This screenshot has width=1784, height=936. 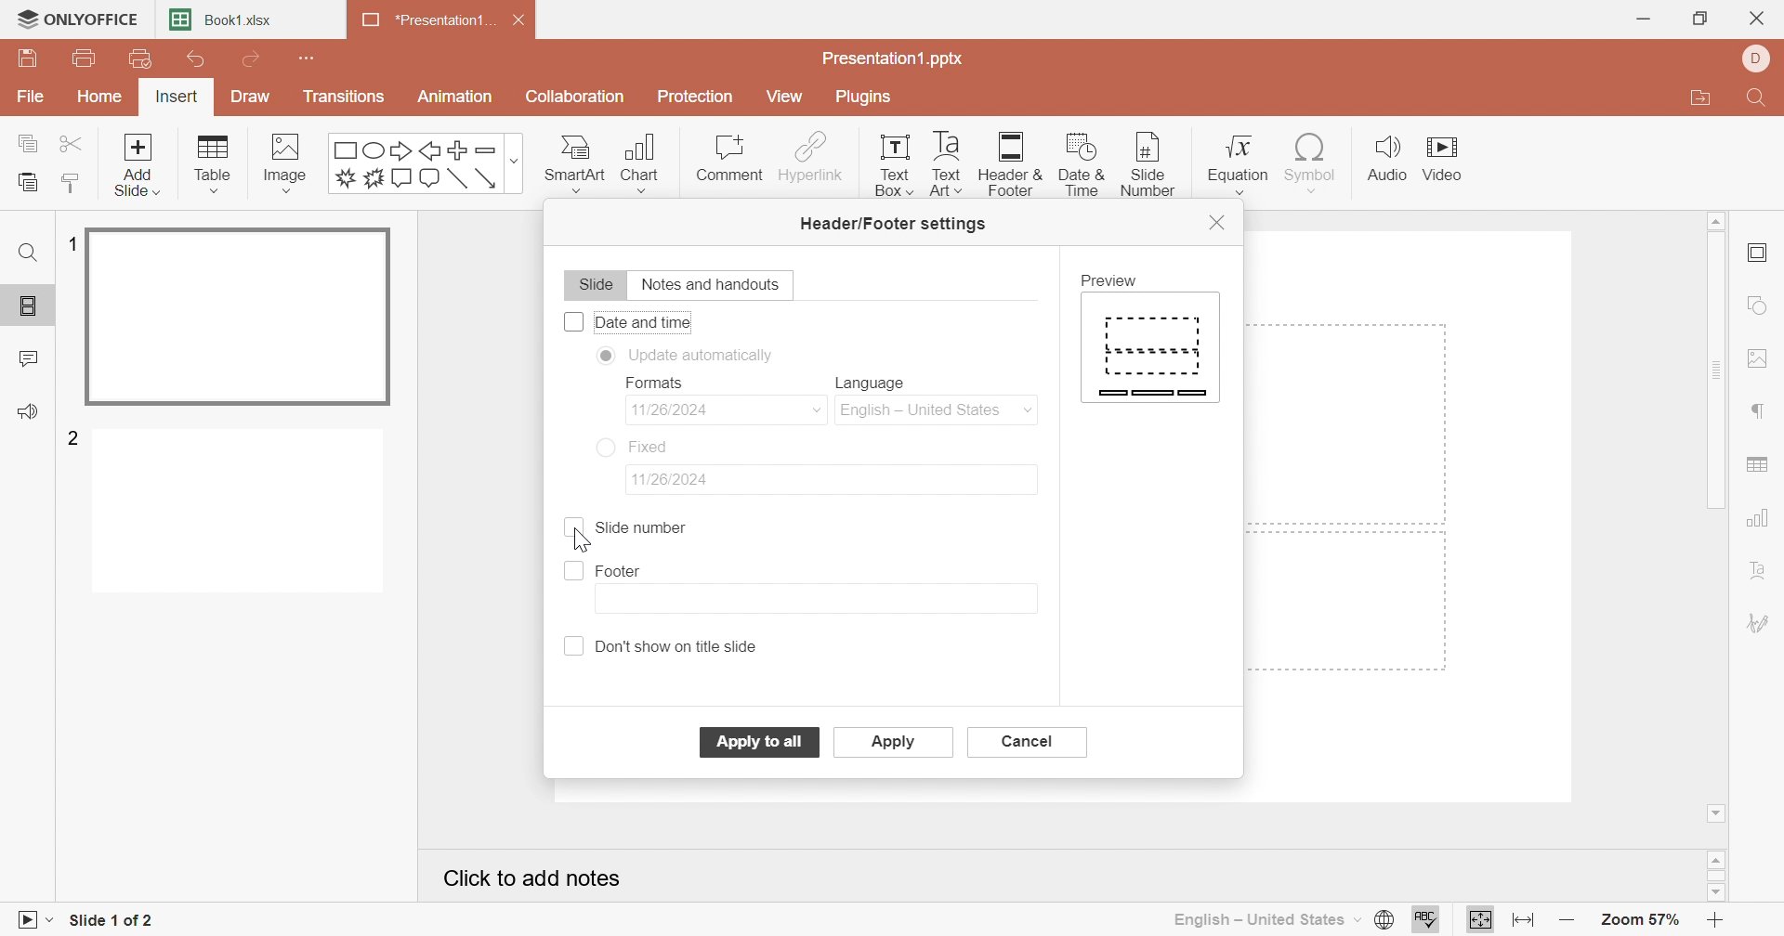 I want to click on Plugins, so click(x=865, y=97).